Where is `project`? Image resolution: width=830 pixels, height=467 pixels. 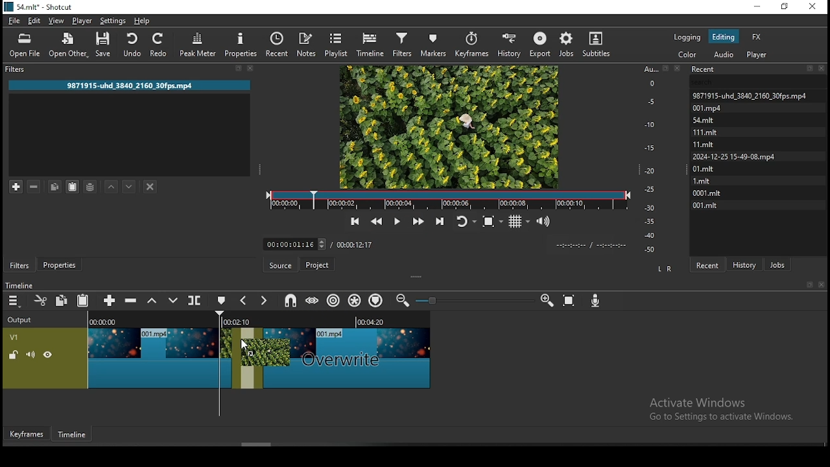
project is located at coordinates (316, 266).